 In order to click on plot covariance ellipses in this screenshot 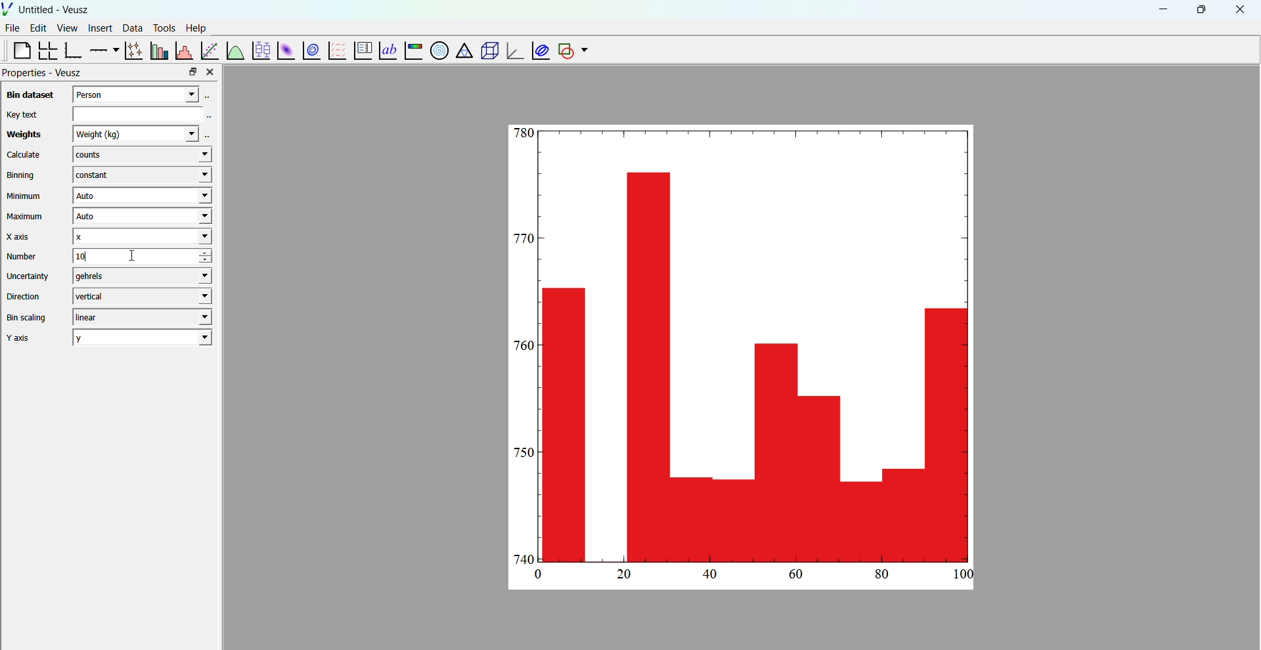, I will do `click(539, 50)`.